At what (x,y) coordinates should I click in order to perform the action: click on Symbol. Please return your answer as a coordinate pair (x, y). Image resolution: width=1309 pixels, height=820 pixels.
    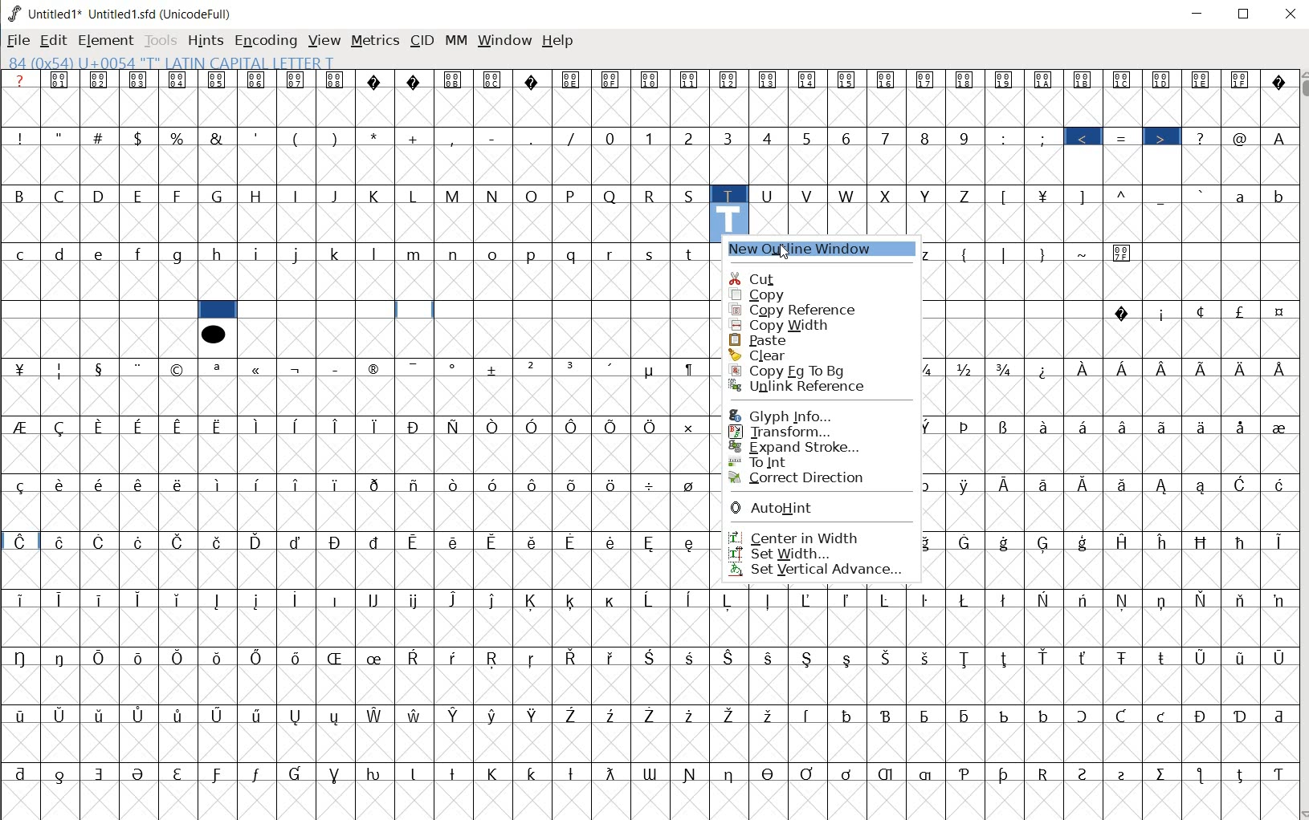
    Looking at the image, I should click on (219, 484).